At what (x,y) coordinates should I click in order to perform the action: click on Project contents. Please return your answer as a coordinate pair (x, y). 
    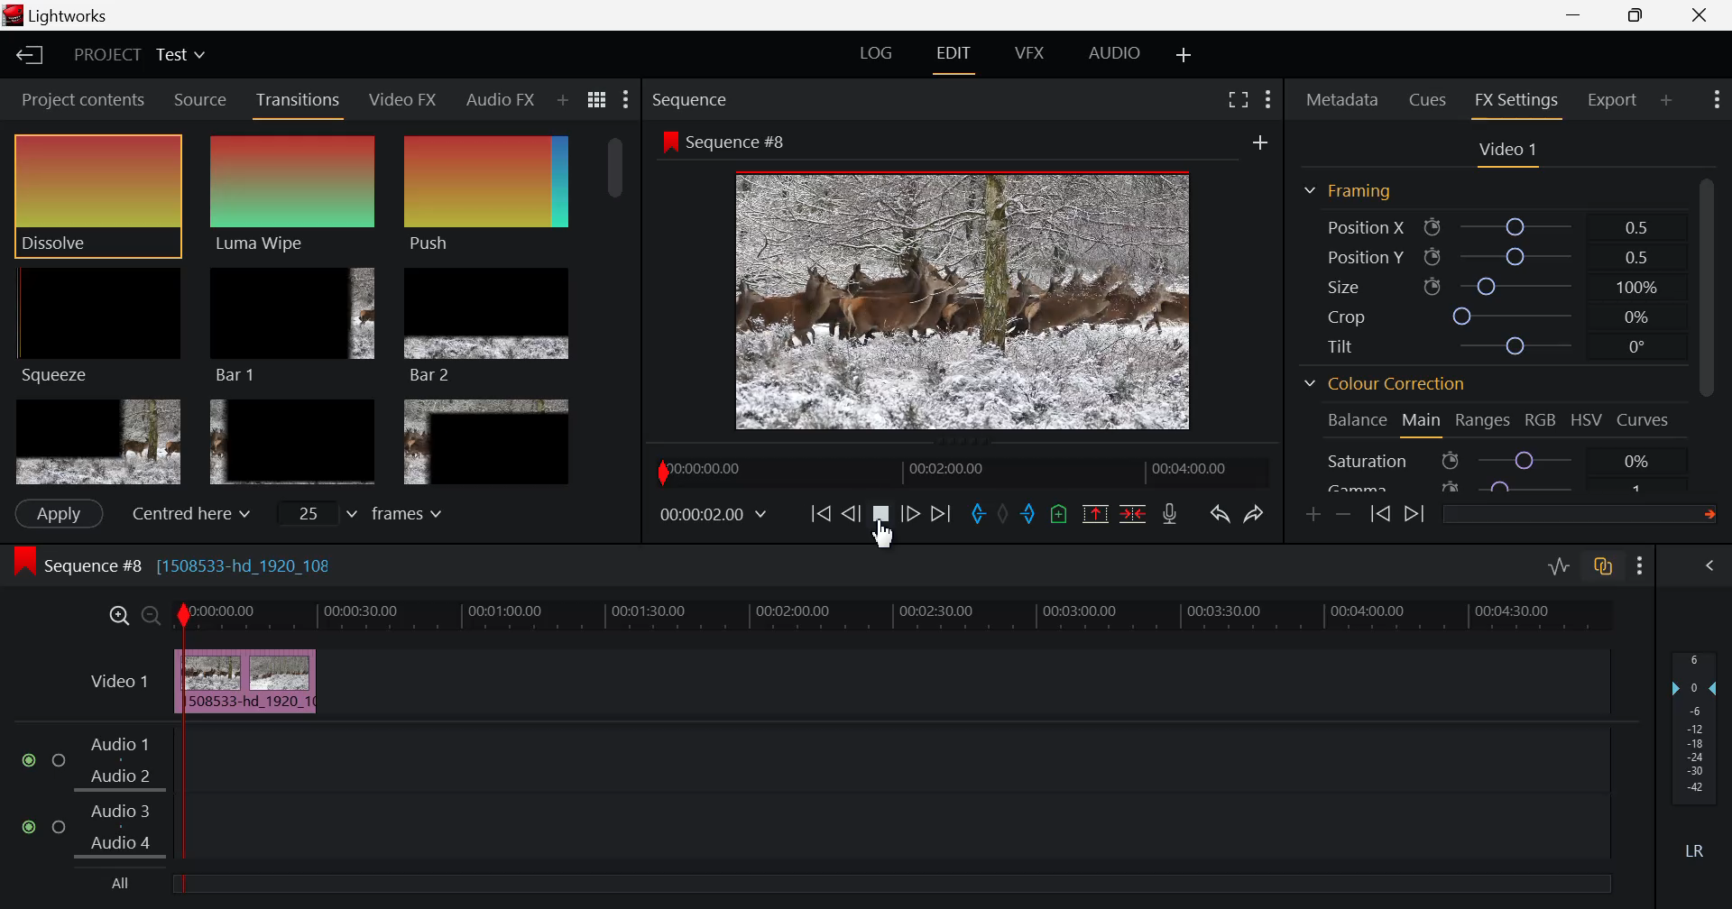
    Looking at the image, I should click on (77, 100).